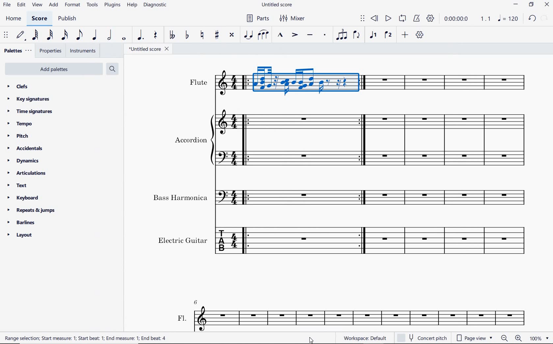 Image resolution: width=553 pixels, height=344 pixels. Describe the element at coordinates (263, 36) in the screenshot. I see `slur` at that location.